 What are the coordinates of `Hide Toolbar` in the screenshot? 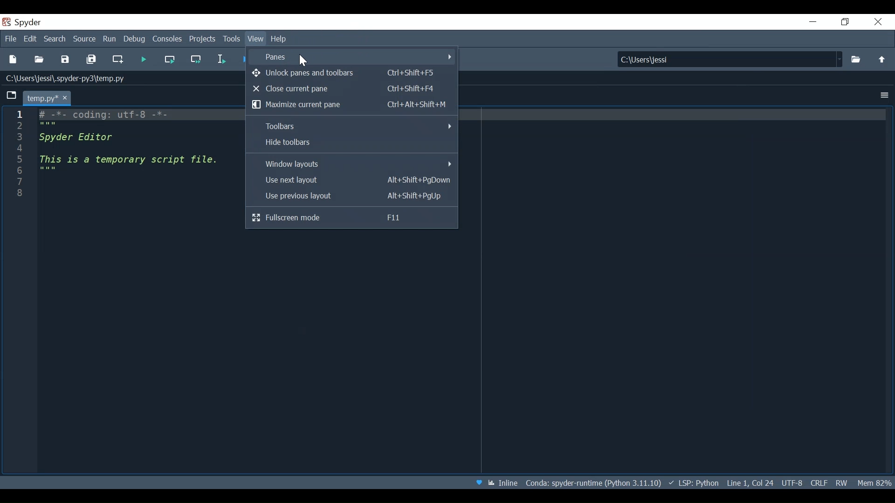 It's located at (351, 143).